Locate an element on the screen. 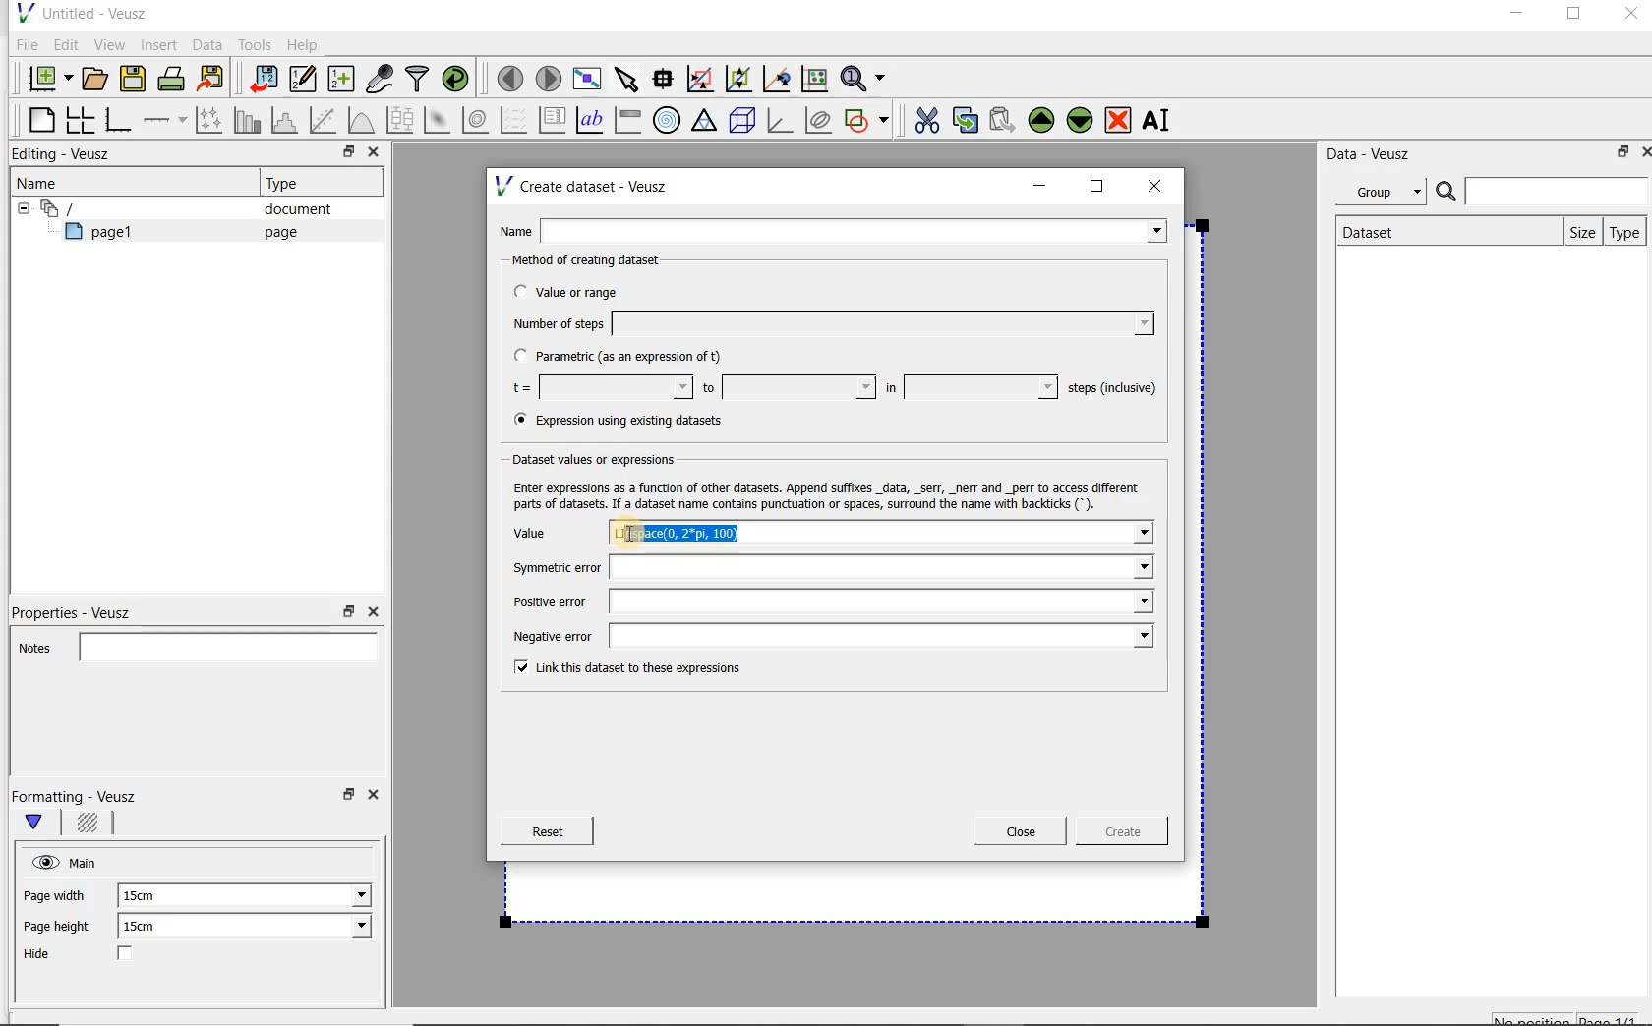 The width and height of the screenshot is (1652, 1026). restore down is located at coordinates (343, 154).